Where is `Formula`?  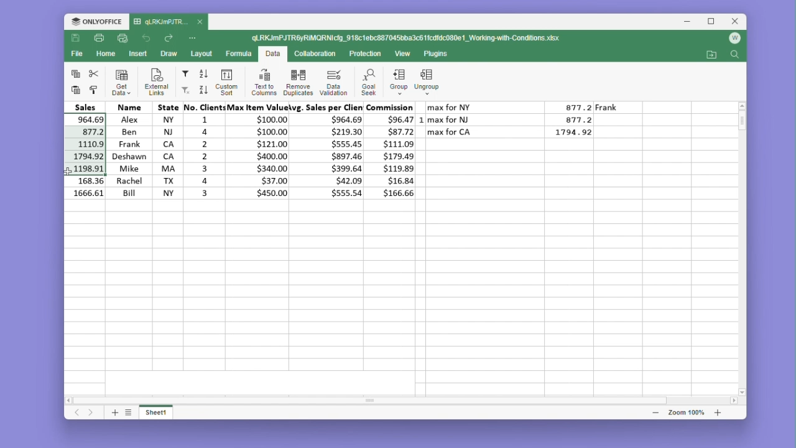
Formula is located at coordinates (239, 53).